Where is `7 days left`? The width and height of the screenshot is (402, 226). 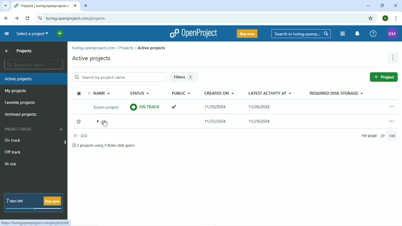 7 days left is located at coordinates (33, 202).